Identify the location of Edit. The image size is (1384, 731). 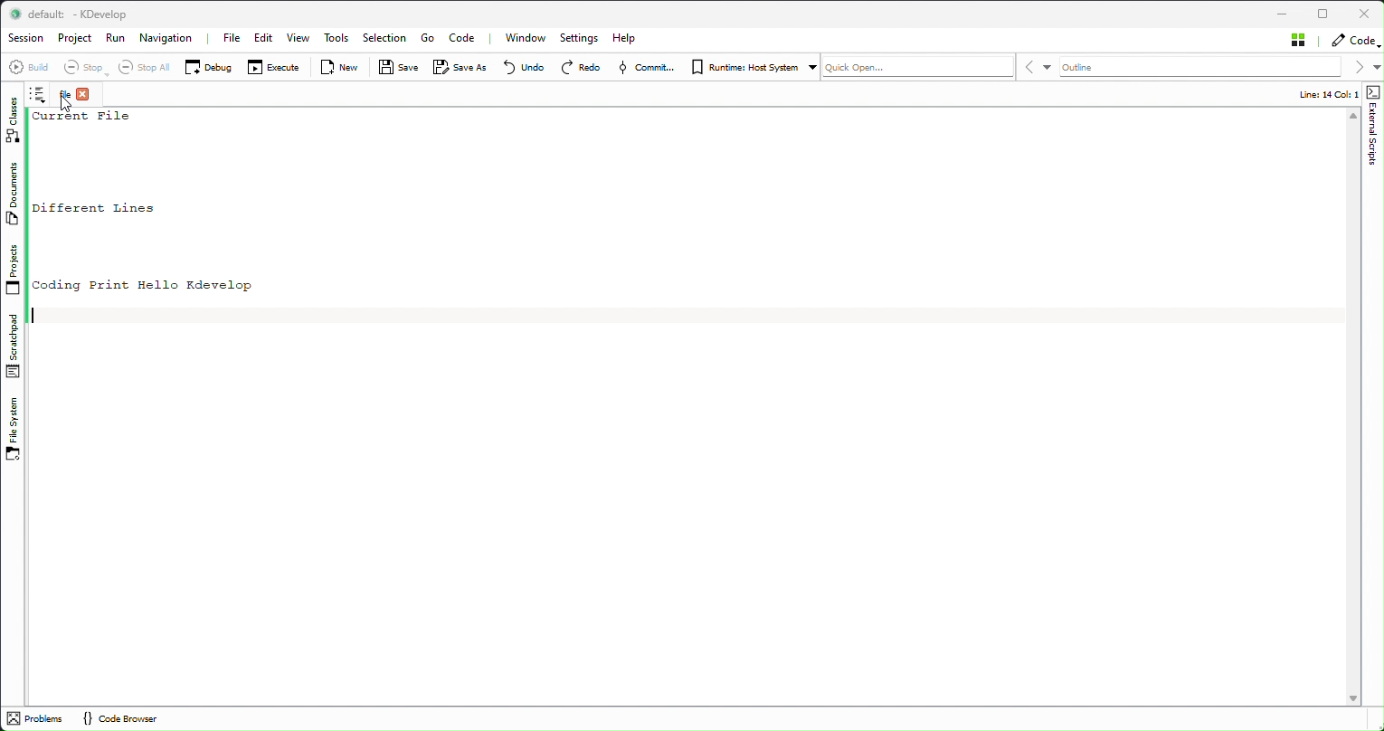
(263, 39).